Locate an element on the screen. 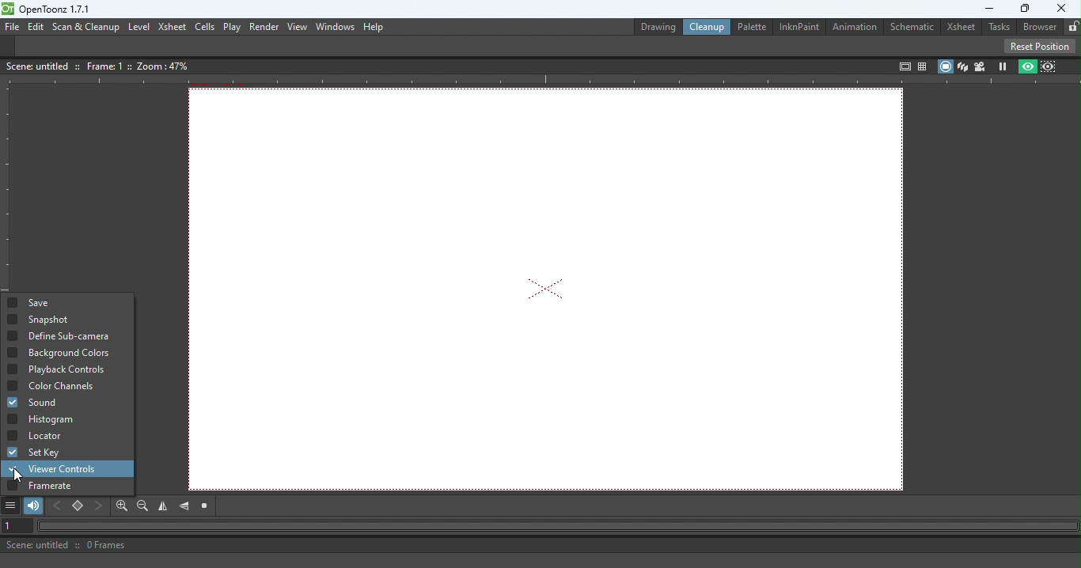 The image size is (1081, 568). Reset view is located at coordinates (203, 506).